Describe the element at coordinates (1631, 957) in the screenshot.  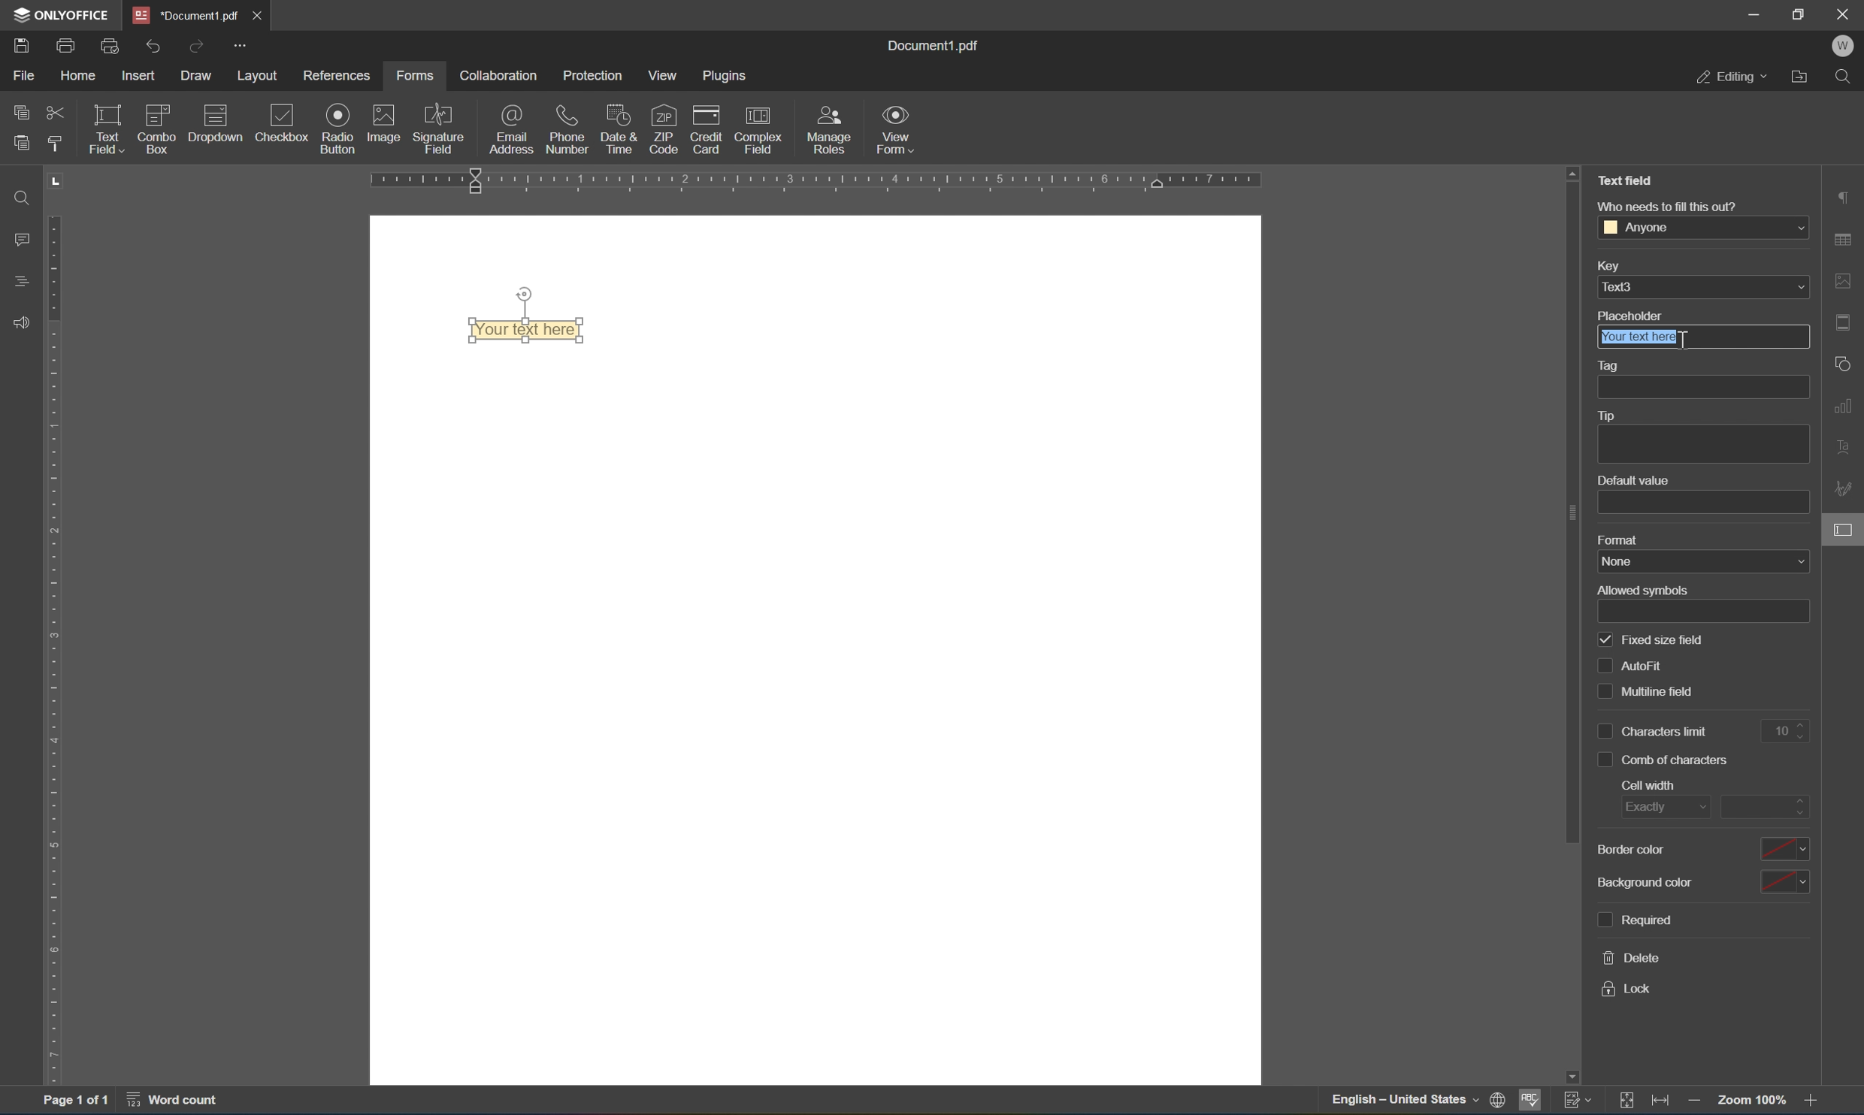
I see `delete` at that location.